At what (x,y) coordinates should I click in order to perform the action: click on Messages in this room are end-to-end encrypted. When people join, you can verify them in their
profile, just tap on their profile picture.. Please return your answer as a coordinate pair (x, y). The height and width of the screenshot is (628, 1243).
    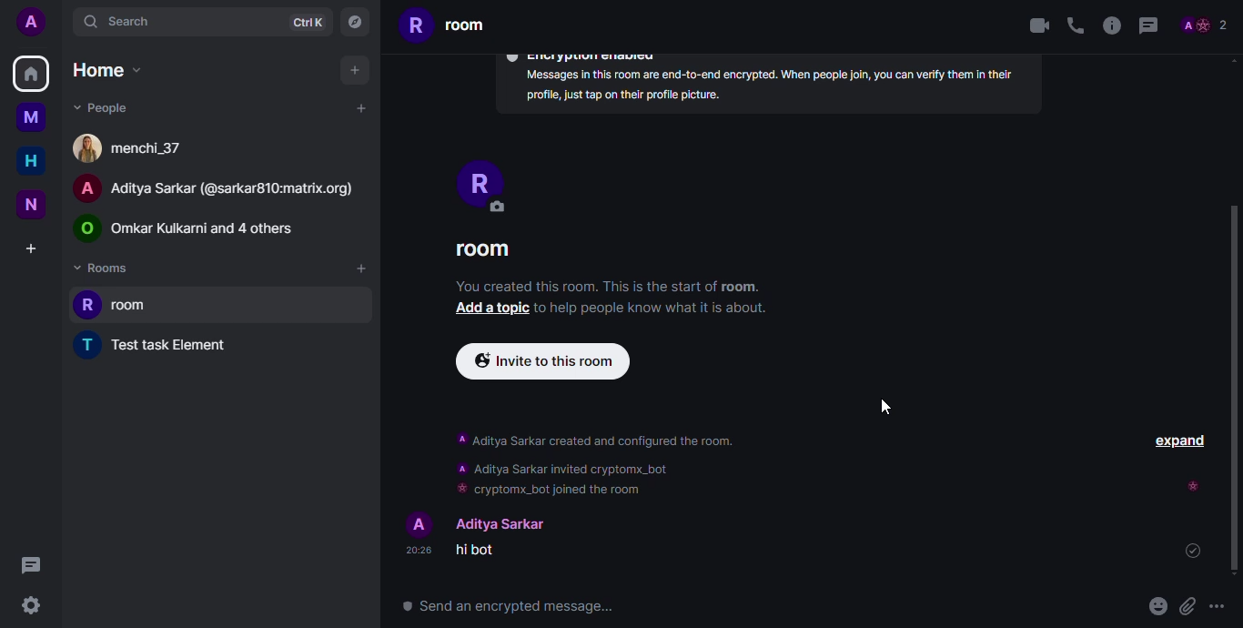
    Looking at the image, I should click on (766, 86).